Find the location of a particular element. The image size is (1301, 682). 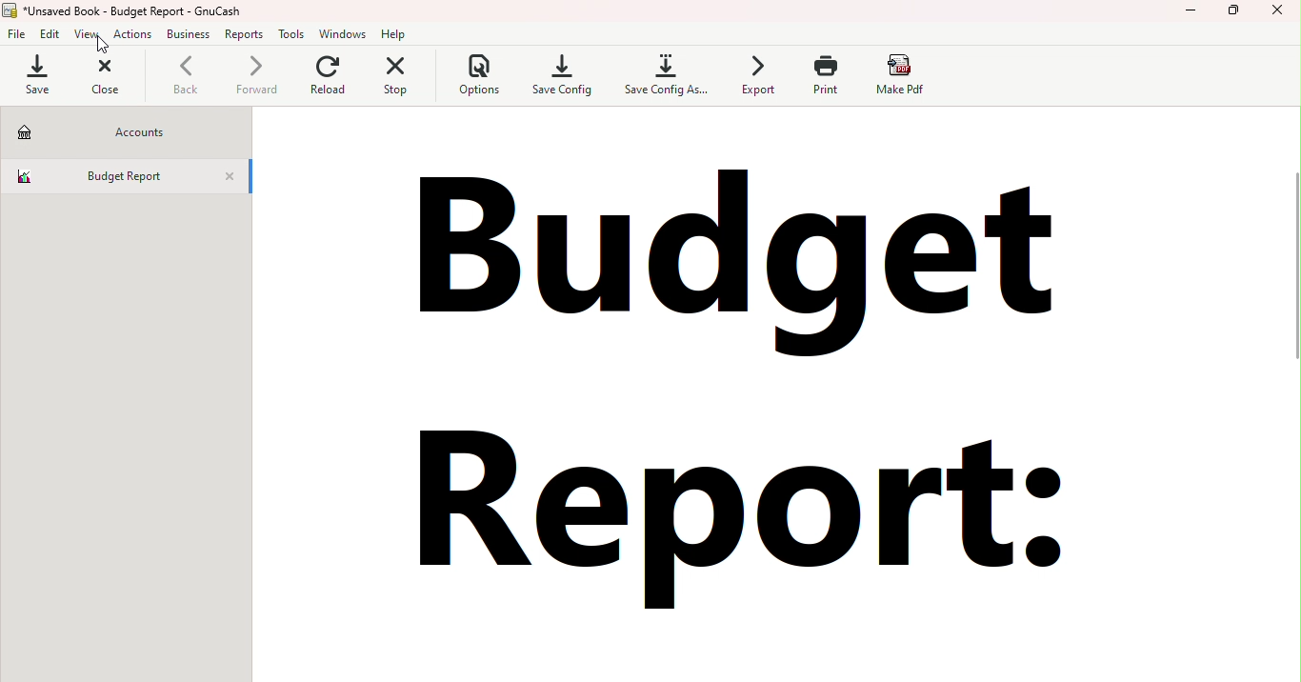

Export is located at coordinates (754, 77).